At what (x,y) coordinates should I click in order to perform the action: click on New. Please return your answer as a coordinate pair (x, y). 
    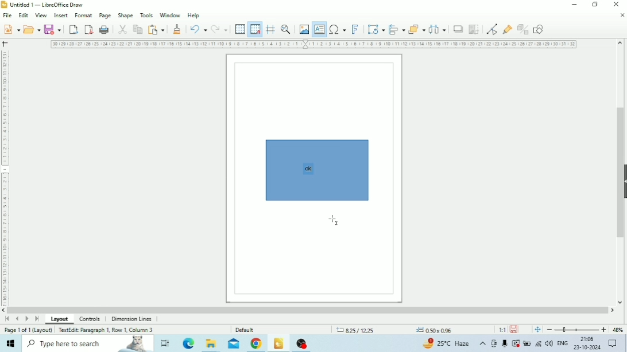
    Looking at the image, I should click on (10, 29).